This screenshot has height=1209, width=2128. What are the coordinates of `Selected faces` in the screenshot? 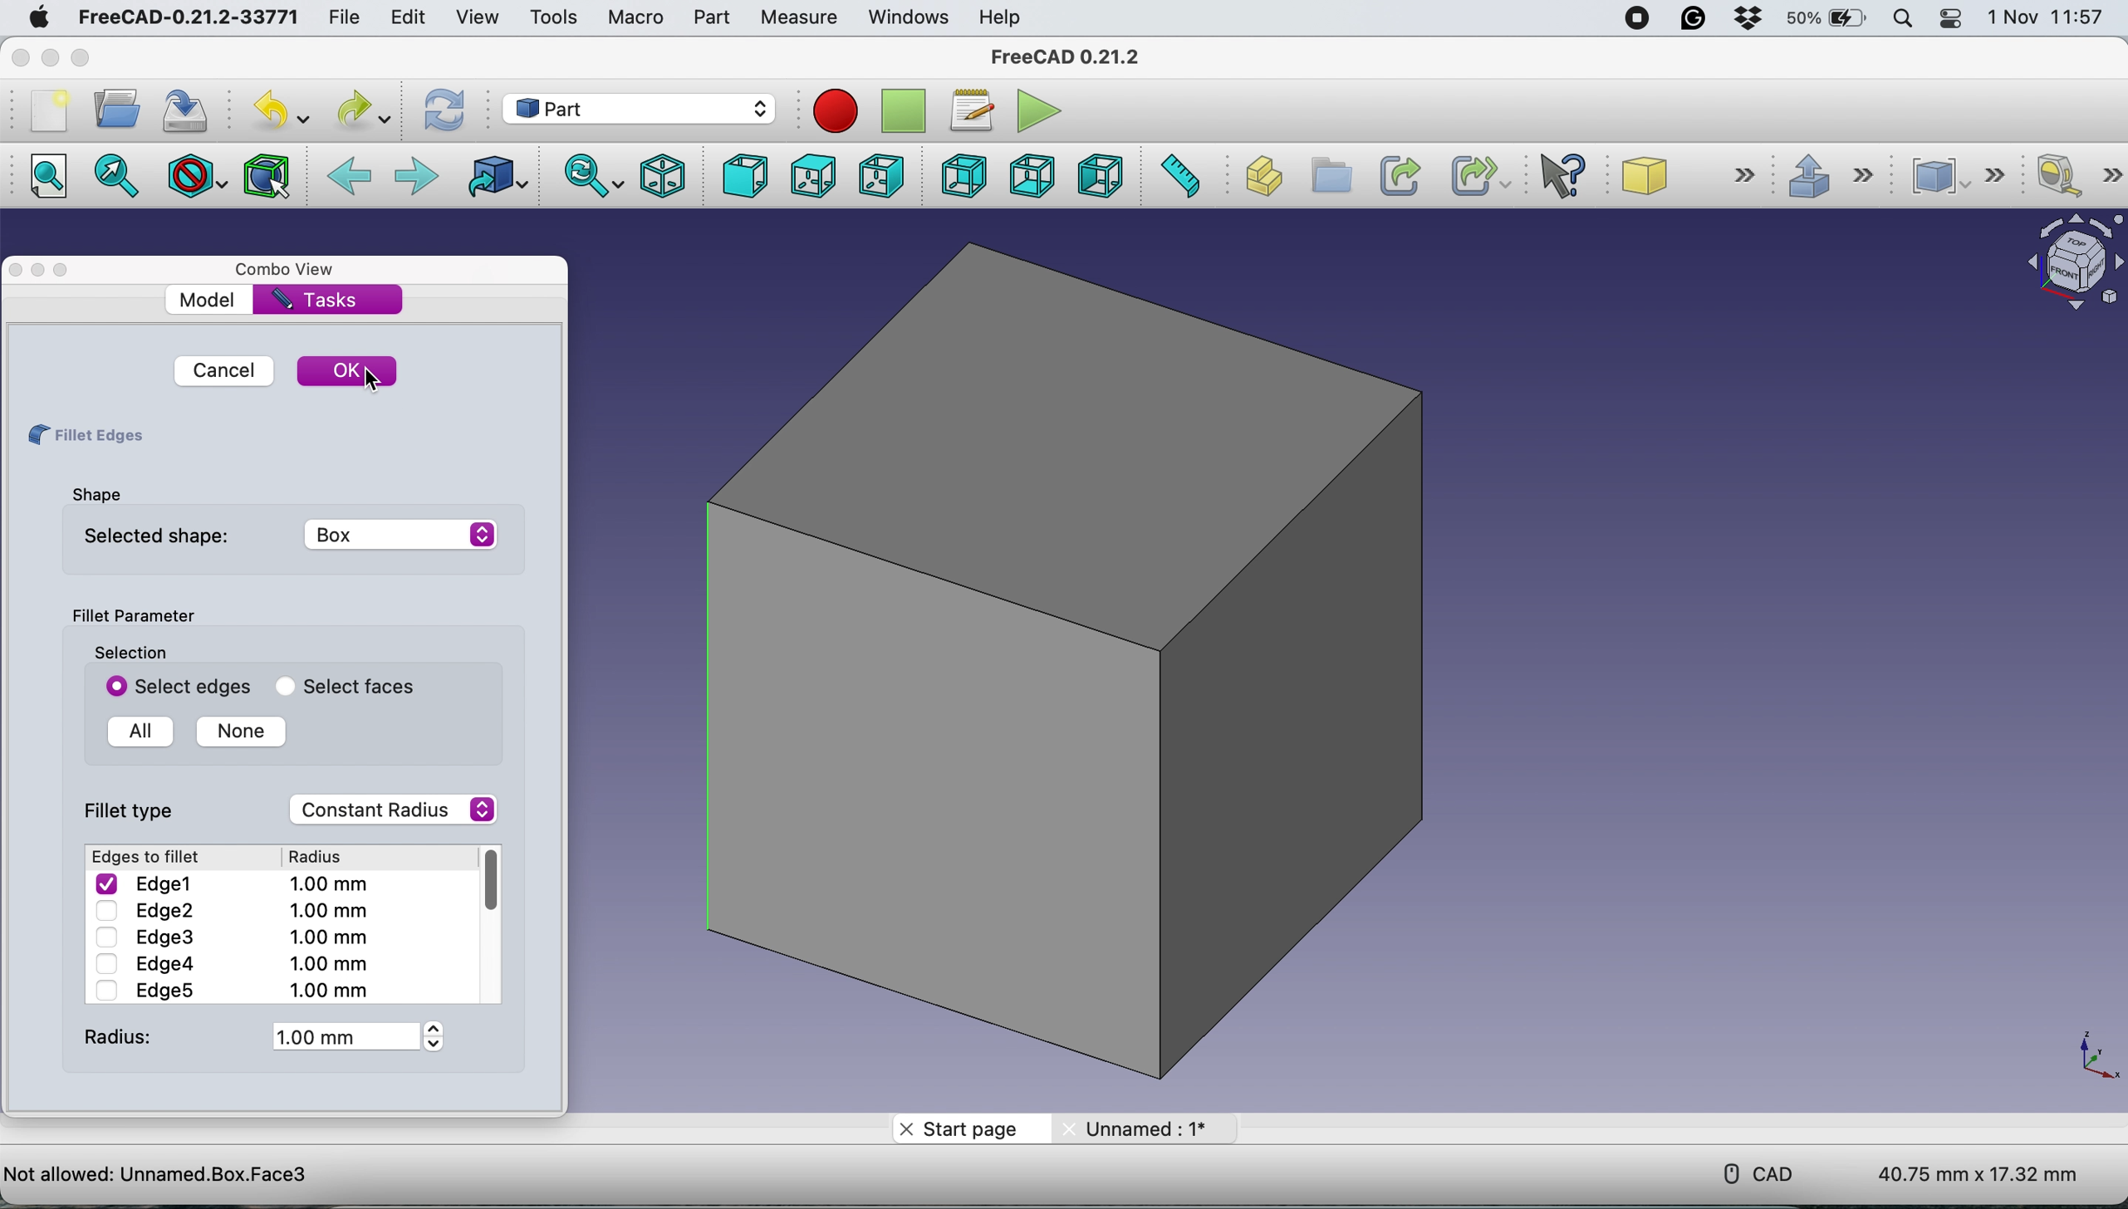 It's located at (340, 687).